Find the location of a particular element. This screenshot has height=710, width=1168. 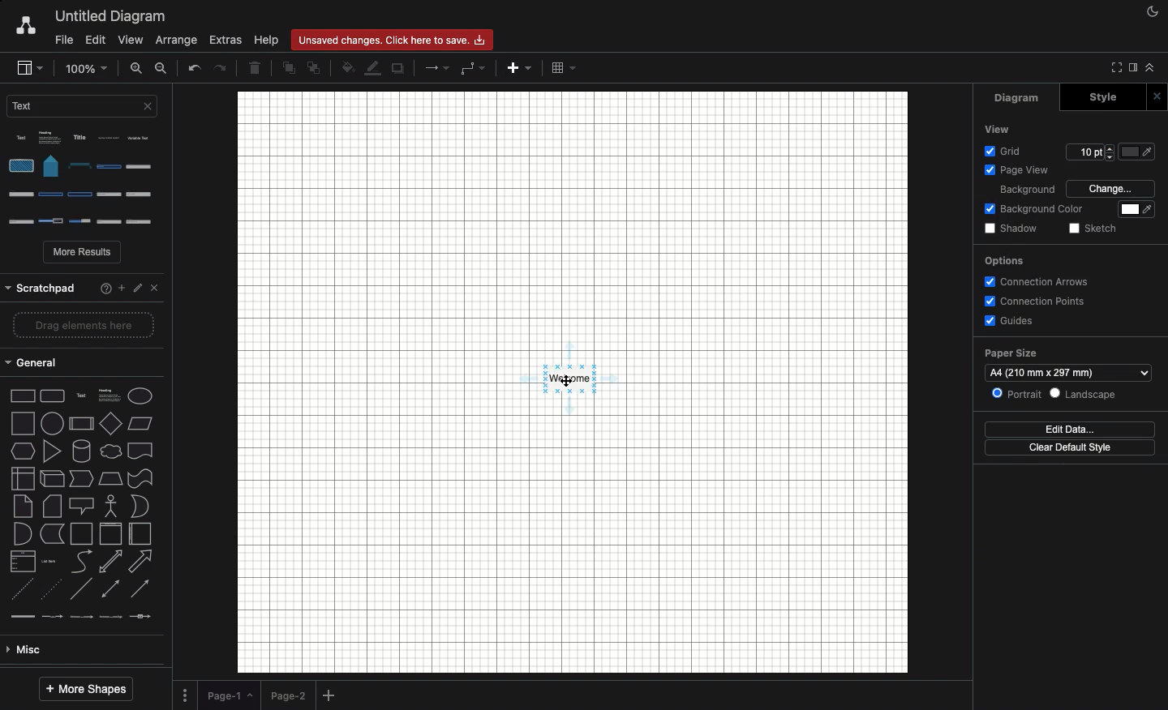

shapes is located at coordinates (87, 391).